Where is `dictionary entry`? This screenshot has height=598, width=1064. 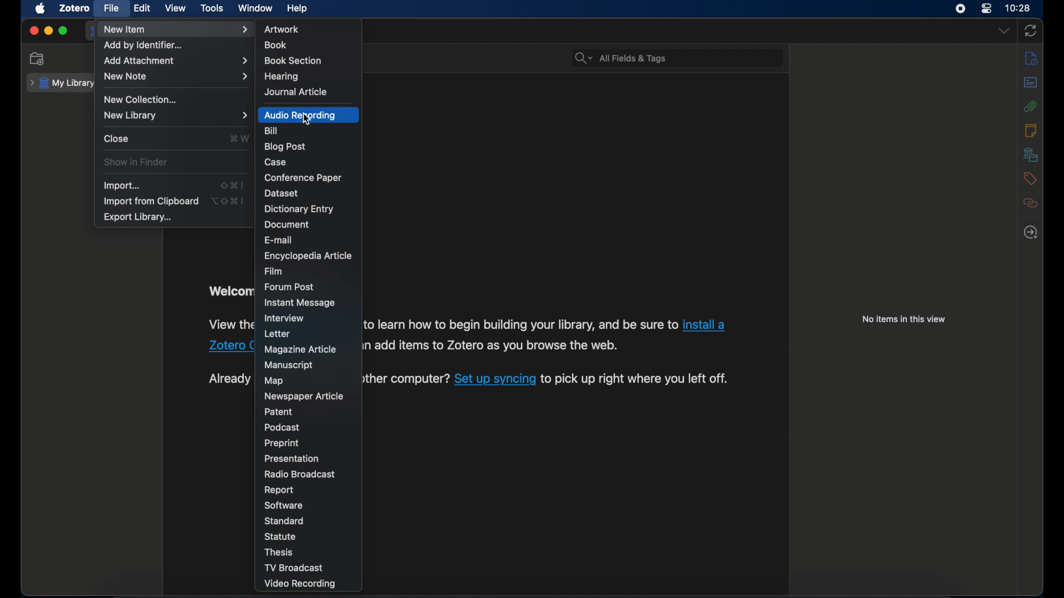 dictionary entry is located at coordinates (299, 209).